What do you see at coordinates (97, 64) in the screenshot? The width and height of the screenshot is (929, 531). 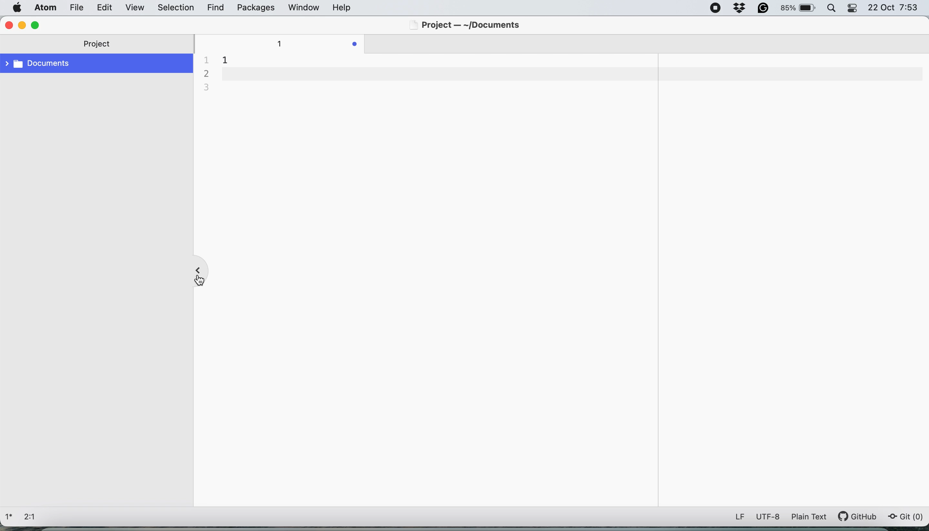 I see `documents` at bounding box center [97, 64].